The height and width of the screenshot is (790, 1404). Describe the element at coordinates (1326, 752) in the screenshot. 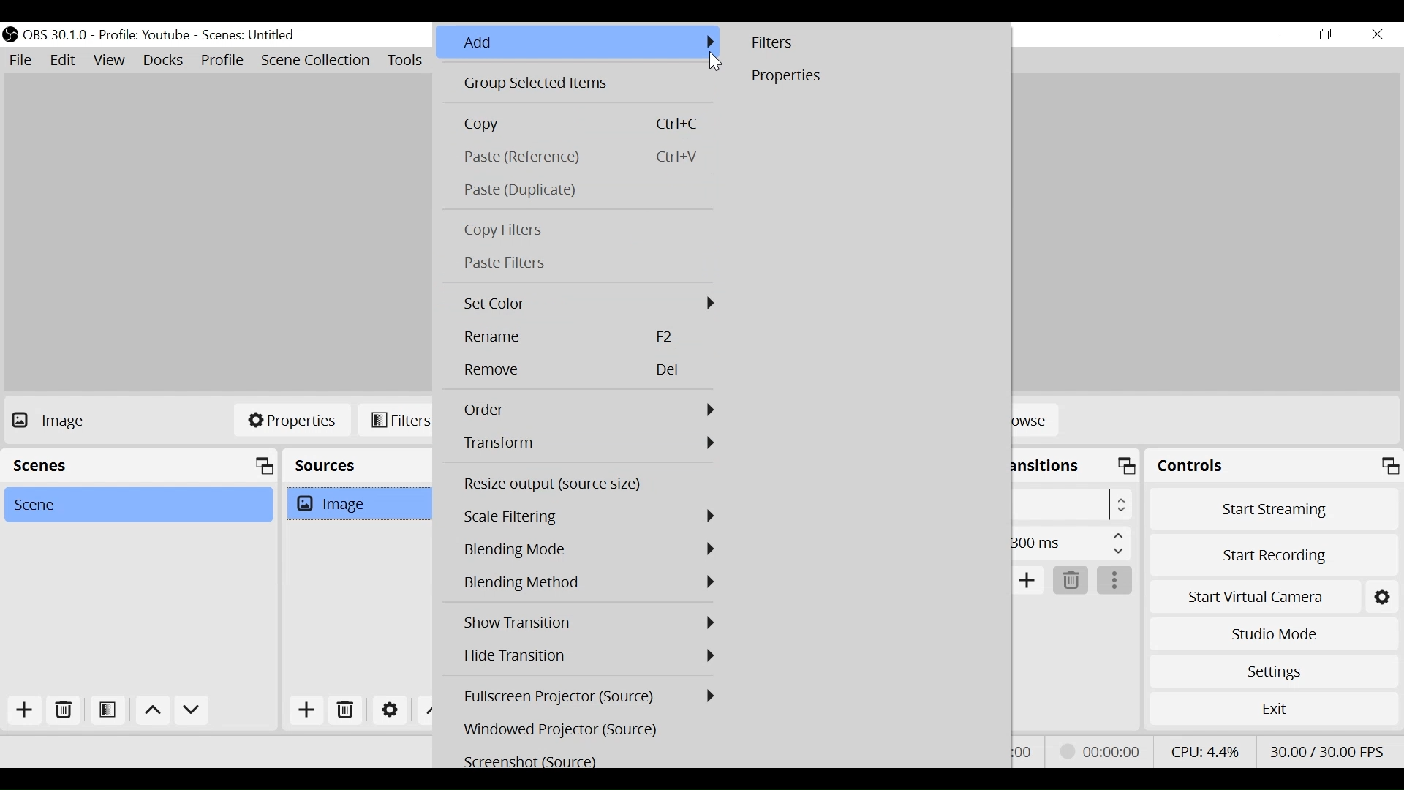

I see `Frame Per Second` at that location.